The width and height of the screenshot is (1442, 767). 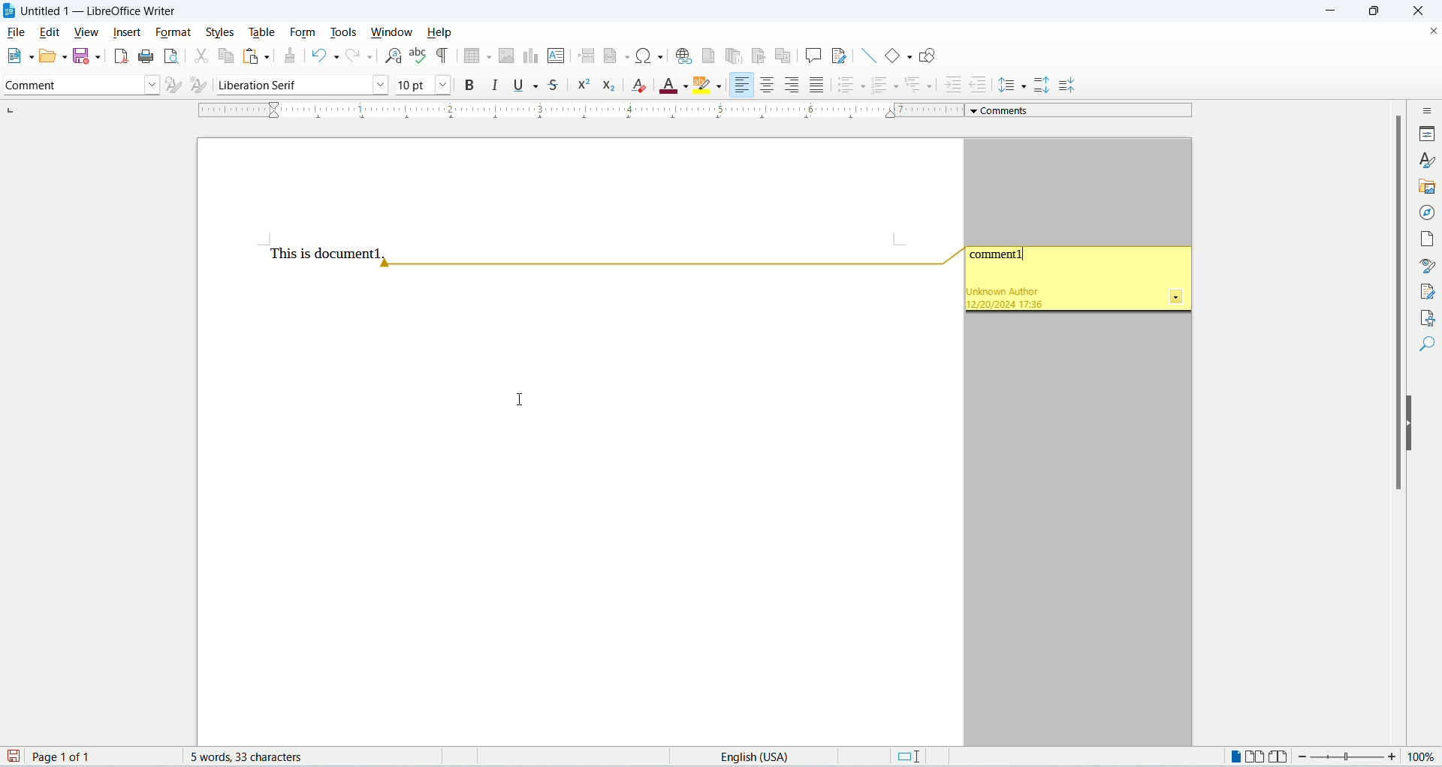 I want to click on find and replace, so click(x=391, y=56).